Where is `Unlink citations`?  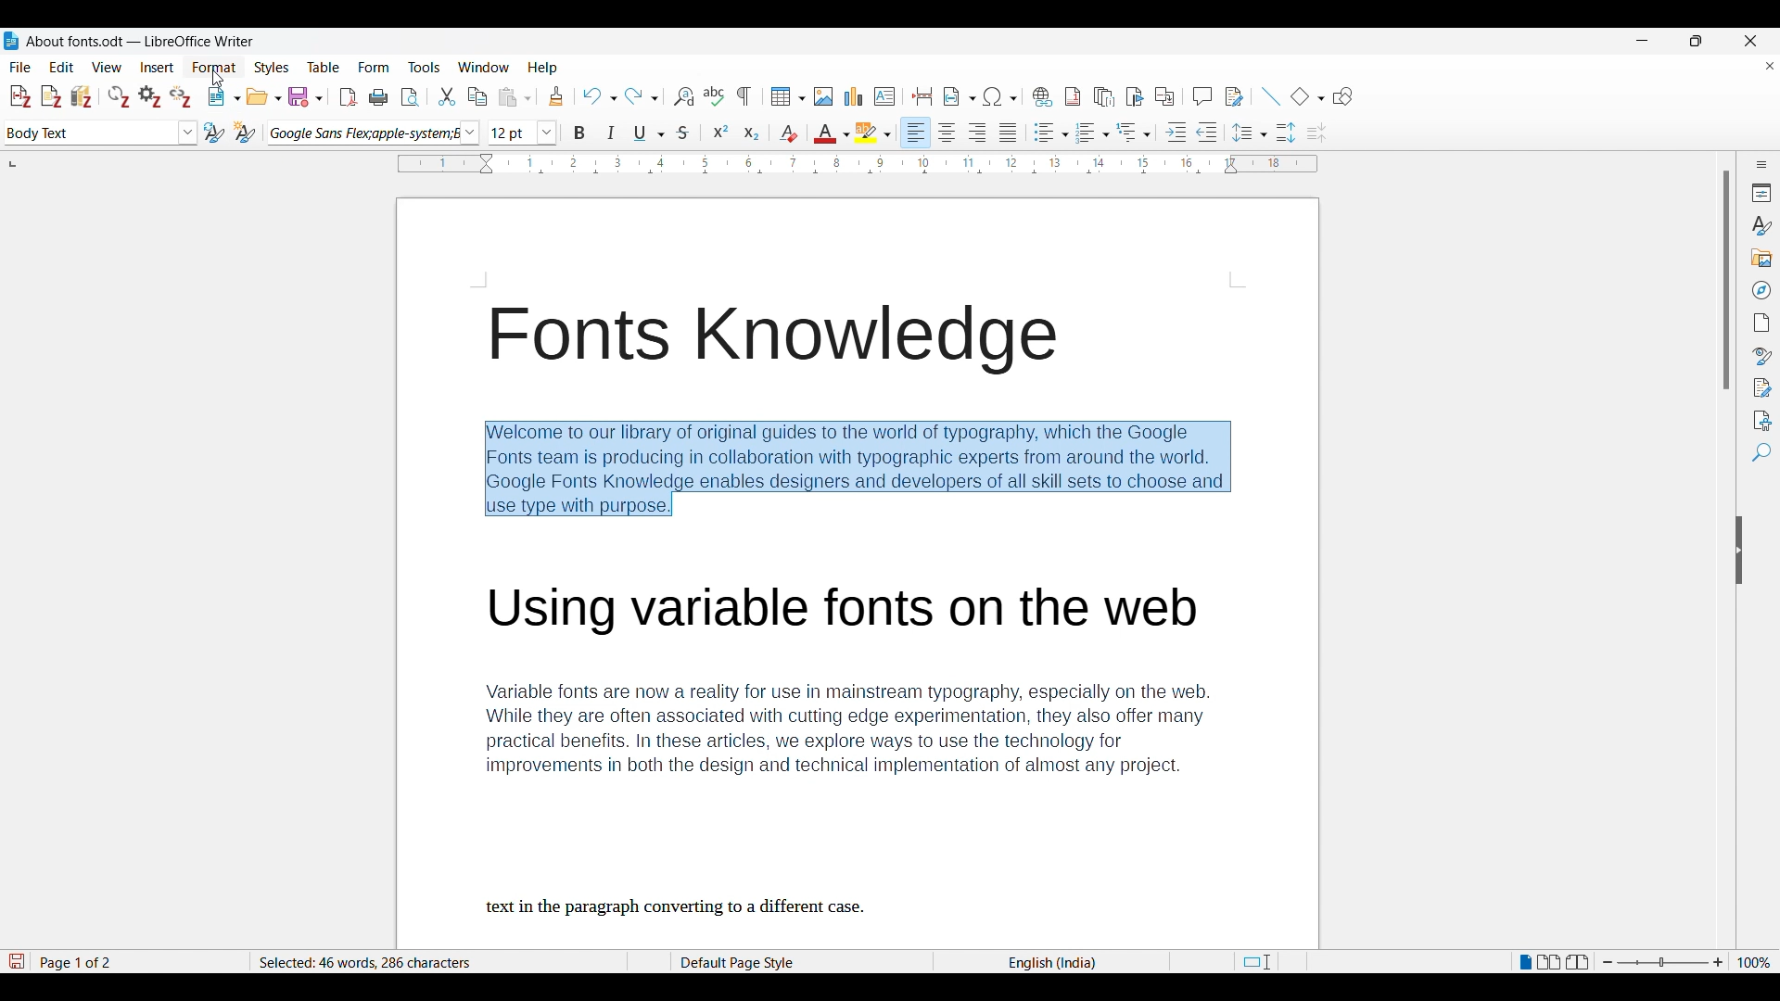 Unlink citations is located at coordinates (180, 96).